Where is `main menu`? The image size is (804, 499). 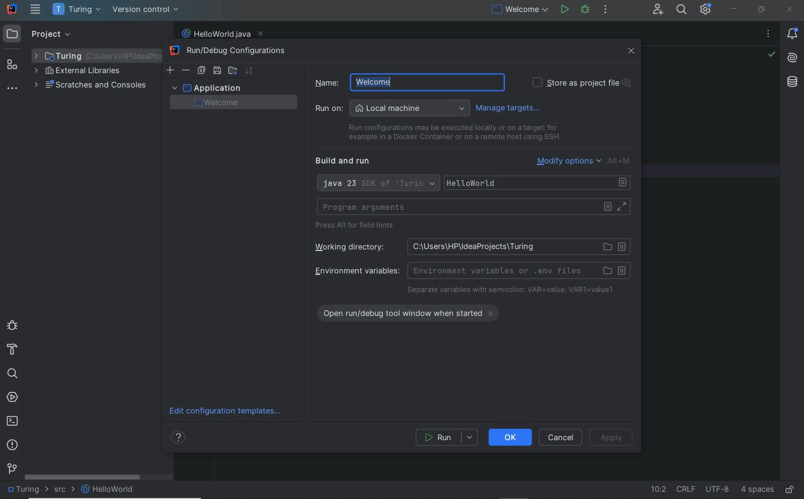
main menu is located at coordinates (36, 9).